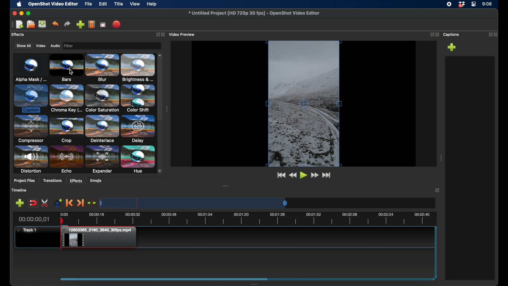  I want to click on minimize, so click(22, 13).